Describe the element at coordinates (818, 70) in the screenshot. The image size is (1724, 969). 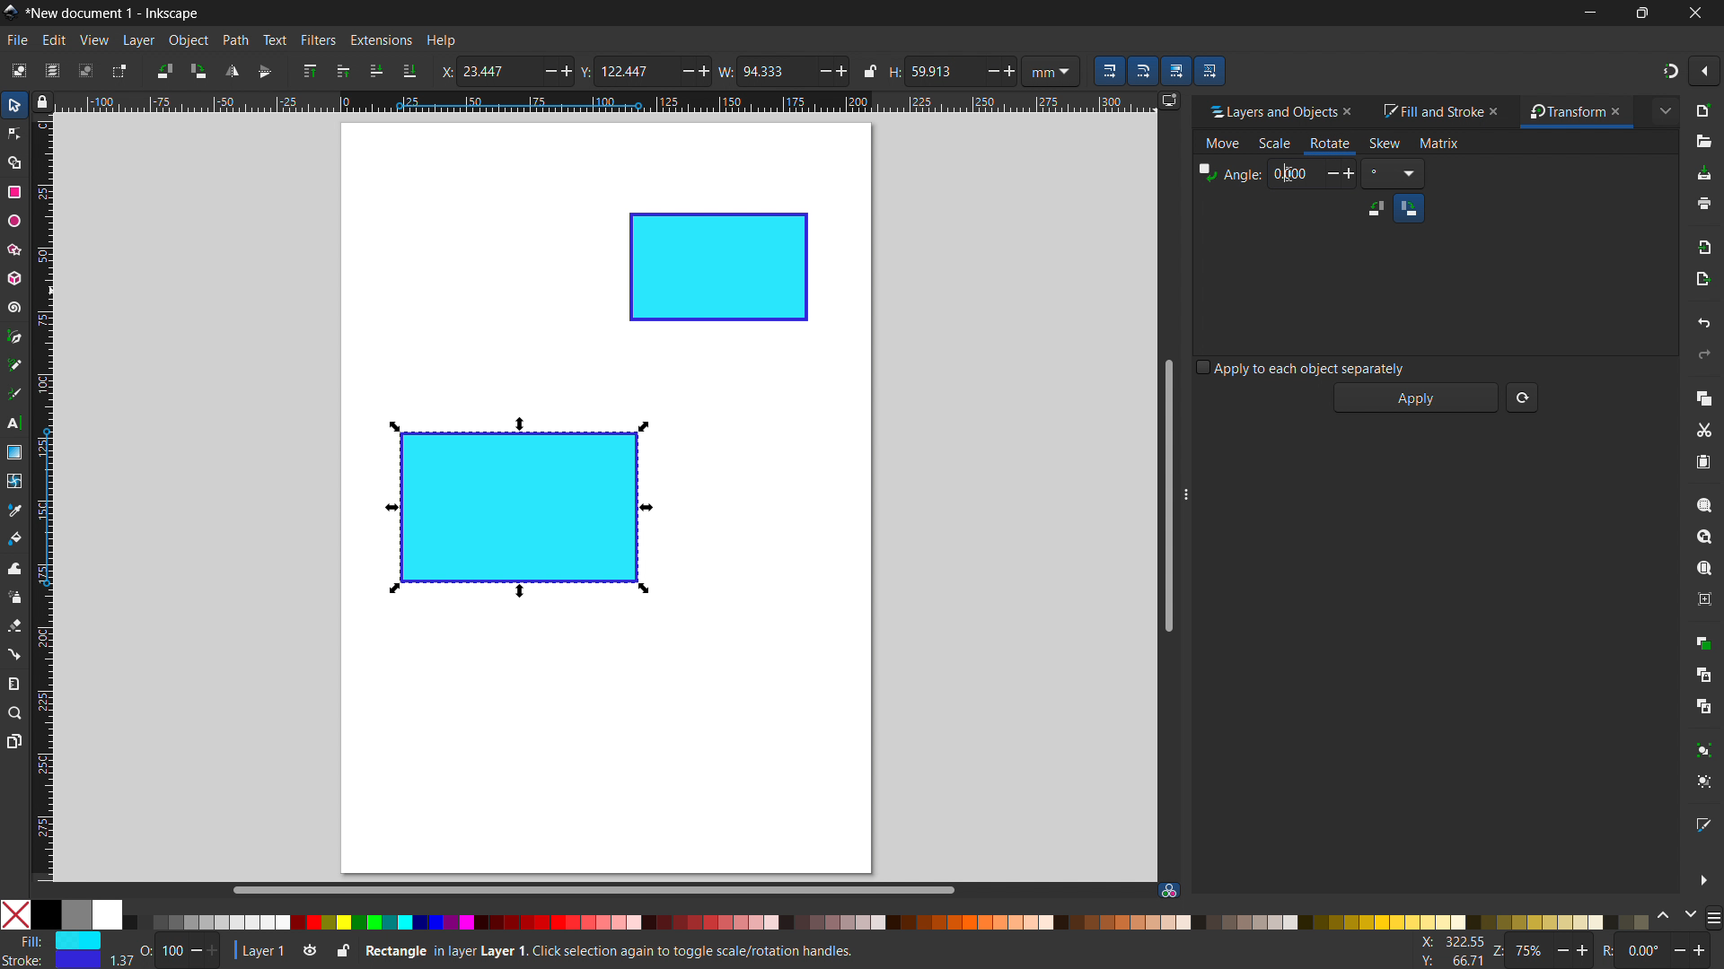
I see `Decrease/minus` at that location.